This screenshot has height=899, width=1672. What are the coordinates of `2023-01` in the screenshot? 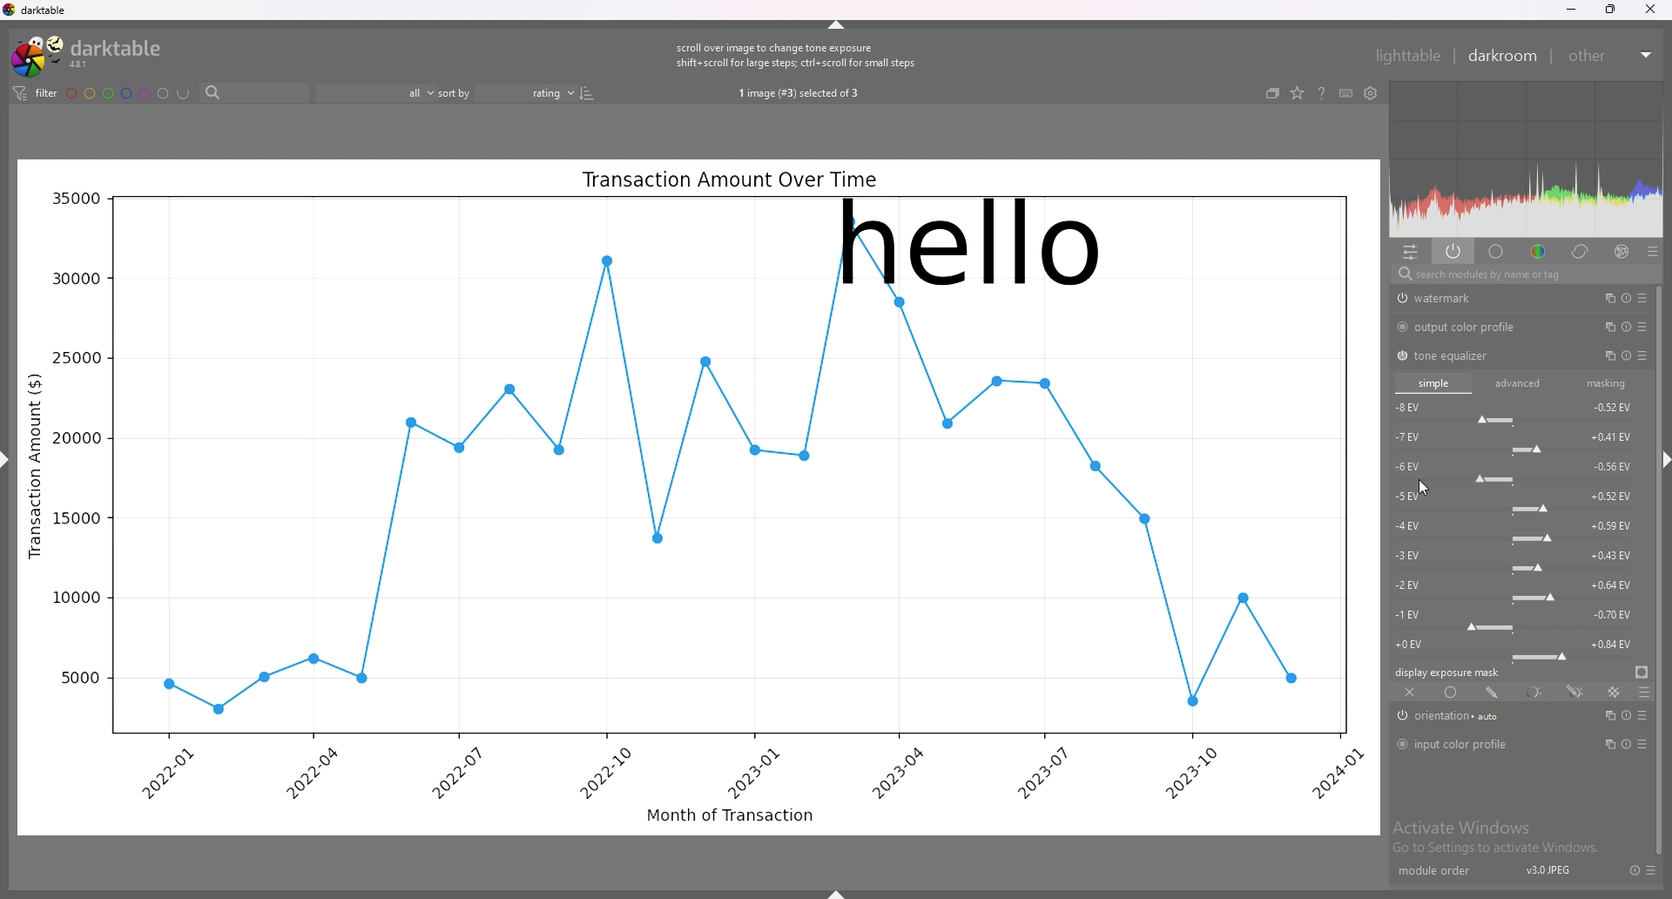 It's located at (752, 773).